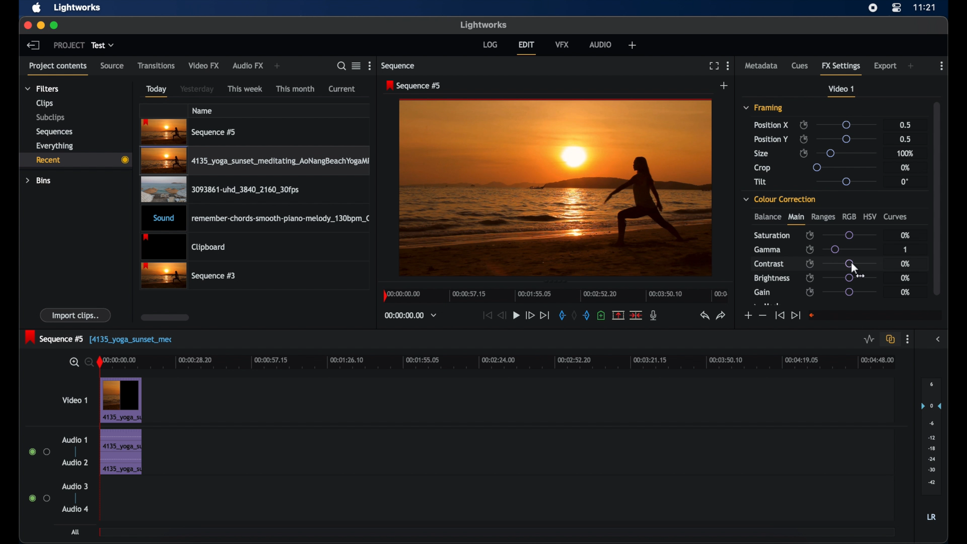 This screenshot has height=544, width=967. I want to click on 0, so click(905, 182).